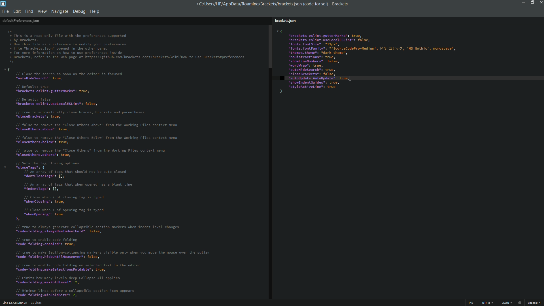  Describe the element at coordinates (127, 183) in the screenshot. I see `v{
// Close the search as soon as the editor is focused
“autoHidesearch": true,
// Default: true
“brackets-eslint.gutterMarks": true,
// Default: false
"brackets-eslint.useLocalesLint": false,
// true to automatically close braces, brackets and parentheses
"closeBrackets": true,
// false to remove the "Close Others Above" from the Working Files context menu
"closeothers.above": true,
// false to remove the "Close Others Below" from the Working Files context menu
"closeothers.below": true,
// false to remove the "Close Others" from the Working Files context menu
"closeOthers. others": true,
/1 sets the tag closing options
* “closeTags": {
// An array of tags that should not be auto-closed
"dontCloseTags": [1,
// An array of tags that when opened has a blank line
"indentTags": [1,
// Close when / of closing tag is typed
"whenClosing": true,
// Close when > of opening tag is typed
"whenOpening": true
by
// true to always generate collapsible section markers when indent level changes
"code-folding.alwaysUseIndentFold": false,
// true to enable code folding
"code-folding.enabled": true,
// true to make Section-collapsing markers visible only when you move the mouse over the gutter
"code-folding.hideuntilMouseover®: false,
// true to enable code folding on selected text in the editor
"code-folding.makeselectionsFoldable": true,
// Limits how many levels deep Collapse ALL applies
"code-folding.maxFoldLevel™: 2,
// Minimum Lines before a collapsible section icon appears
“code-folding.minFoldsize": 2,` at that location.